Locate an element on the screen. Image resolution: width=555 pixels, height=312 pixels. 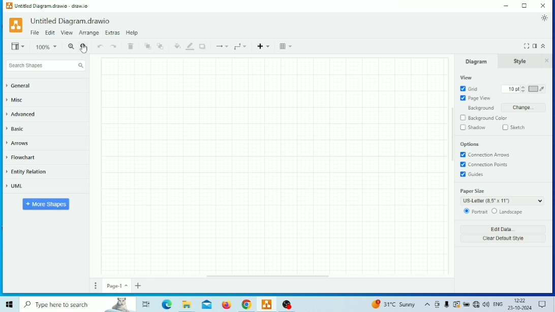
Zoom Out is located at coordinates (84, 48).